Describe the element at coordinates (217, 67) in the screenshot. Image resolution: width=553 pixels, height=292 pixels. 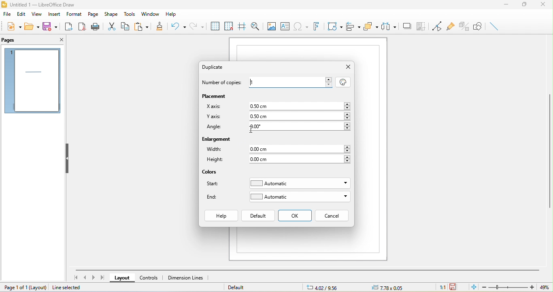
I see `duplicate` at that location.